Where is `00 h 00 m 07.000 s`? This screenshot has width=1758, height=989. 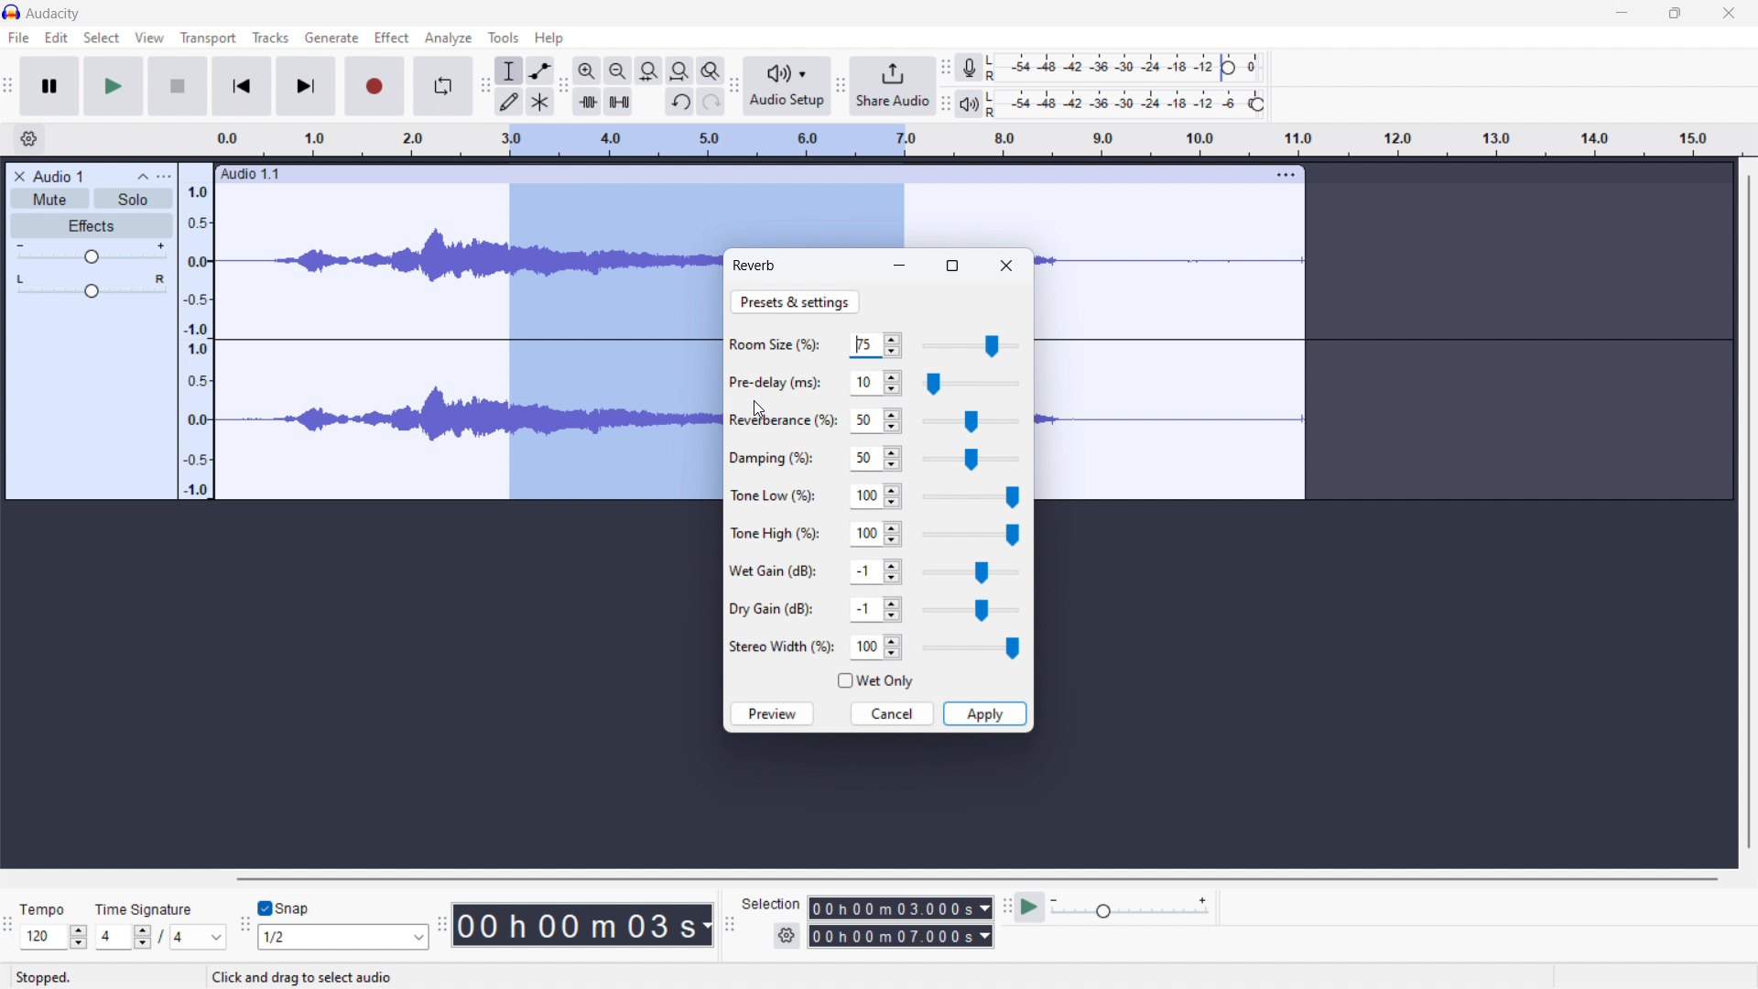 00 h 00 m 07.000 s is located at coordinates (900, 938).